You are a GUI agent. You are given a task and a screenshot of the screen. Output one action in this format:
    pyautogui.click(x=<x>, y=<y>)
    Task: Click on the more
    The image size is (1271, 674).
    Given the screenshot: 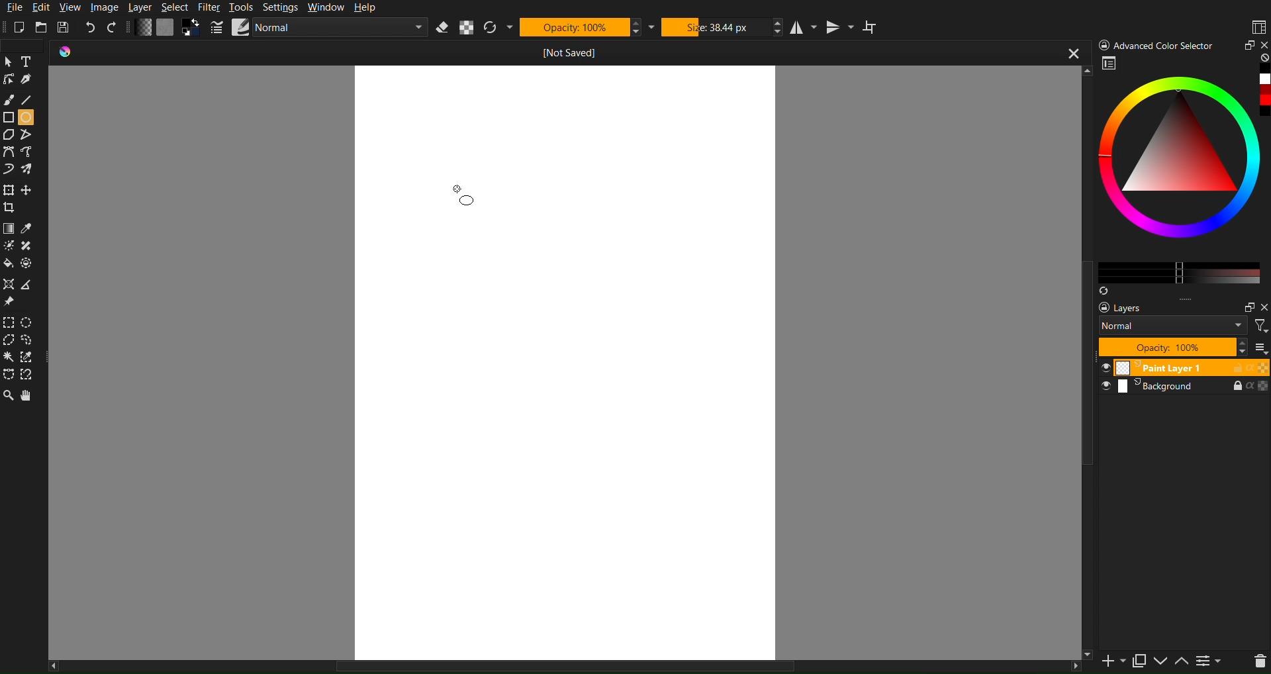 What is the action you would take?
    pyautogui.click(x=1187, y=298)
    